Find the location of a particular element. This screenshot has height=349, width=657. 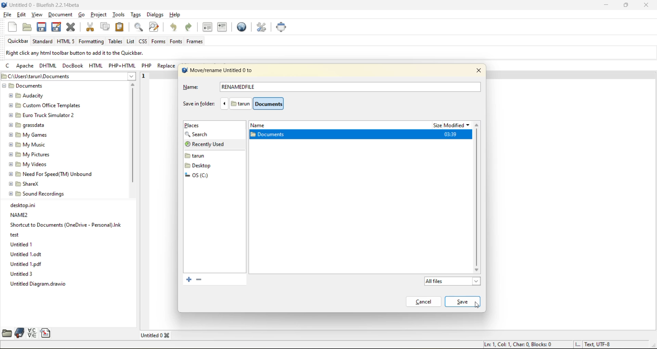

file browser is located at coordinates (7, 333).